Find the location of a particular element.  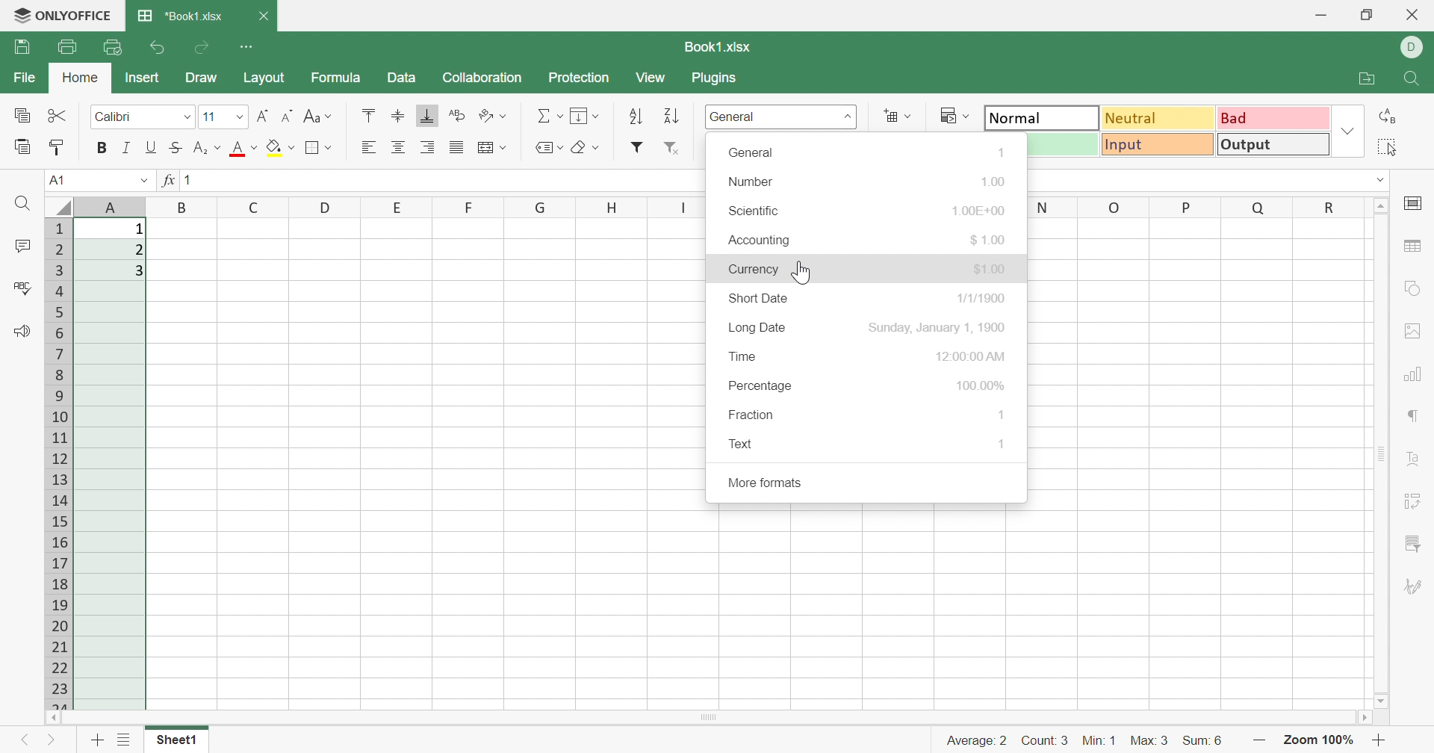

Remove filter is located at coordinates (674, 149).